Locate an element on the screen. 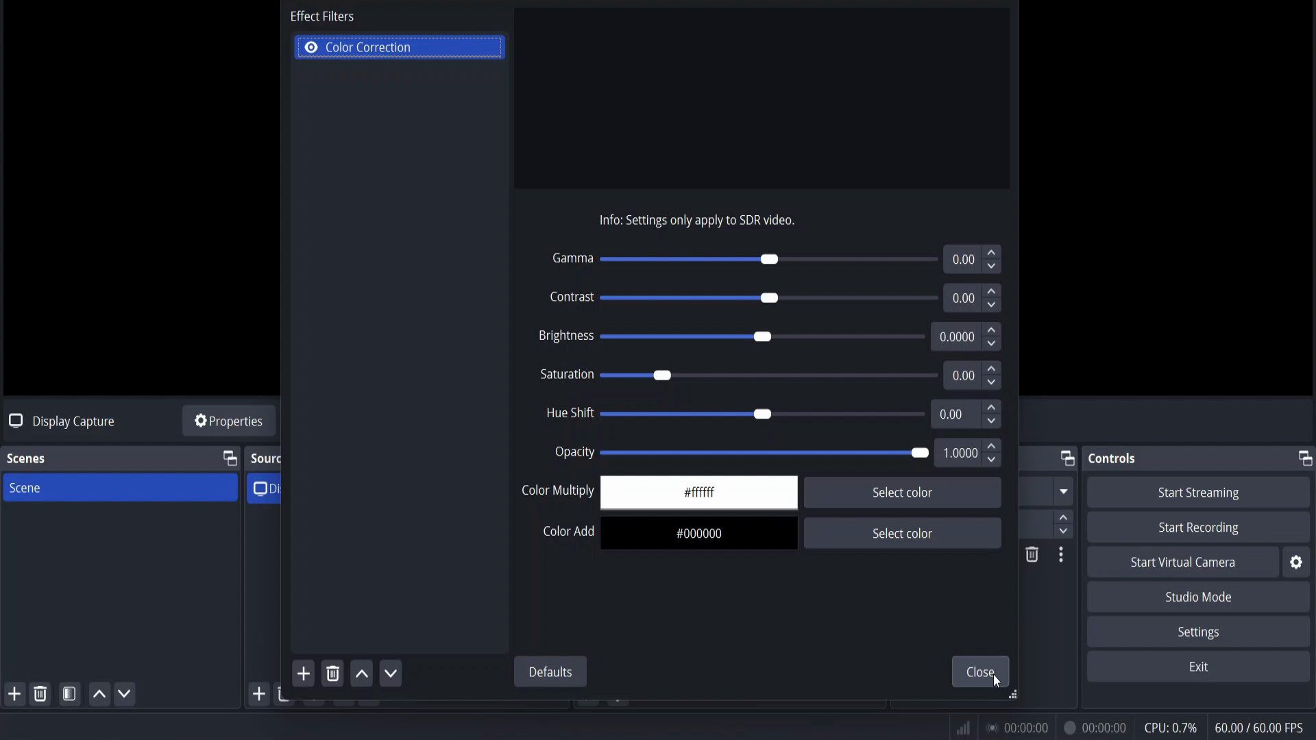  CONTast se——_ 0.00 v is located at coordinates (759, 299).